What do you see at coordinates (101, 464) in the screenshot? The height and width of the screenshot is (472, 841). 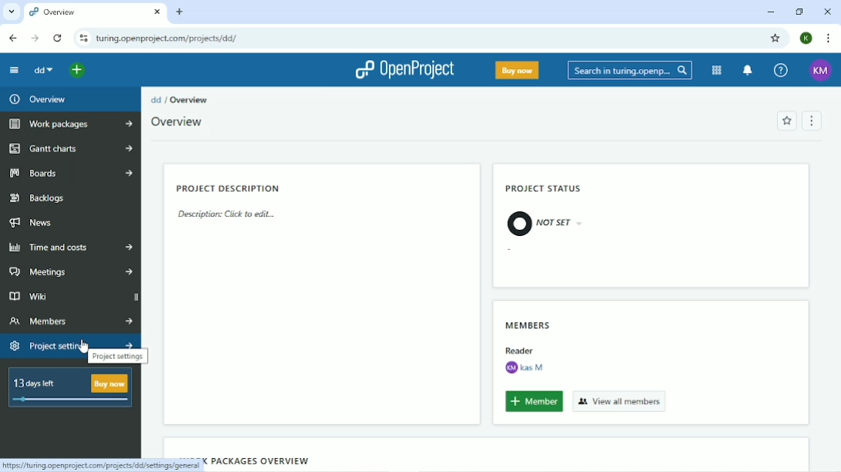 I see `https://turing.openprojects.com/projects/dd/settings/general` at bounding box center [101, 464].